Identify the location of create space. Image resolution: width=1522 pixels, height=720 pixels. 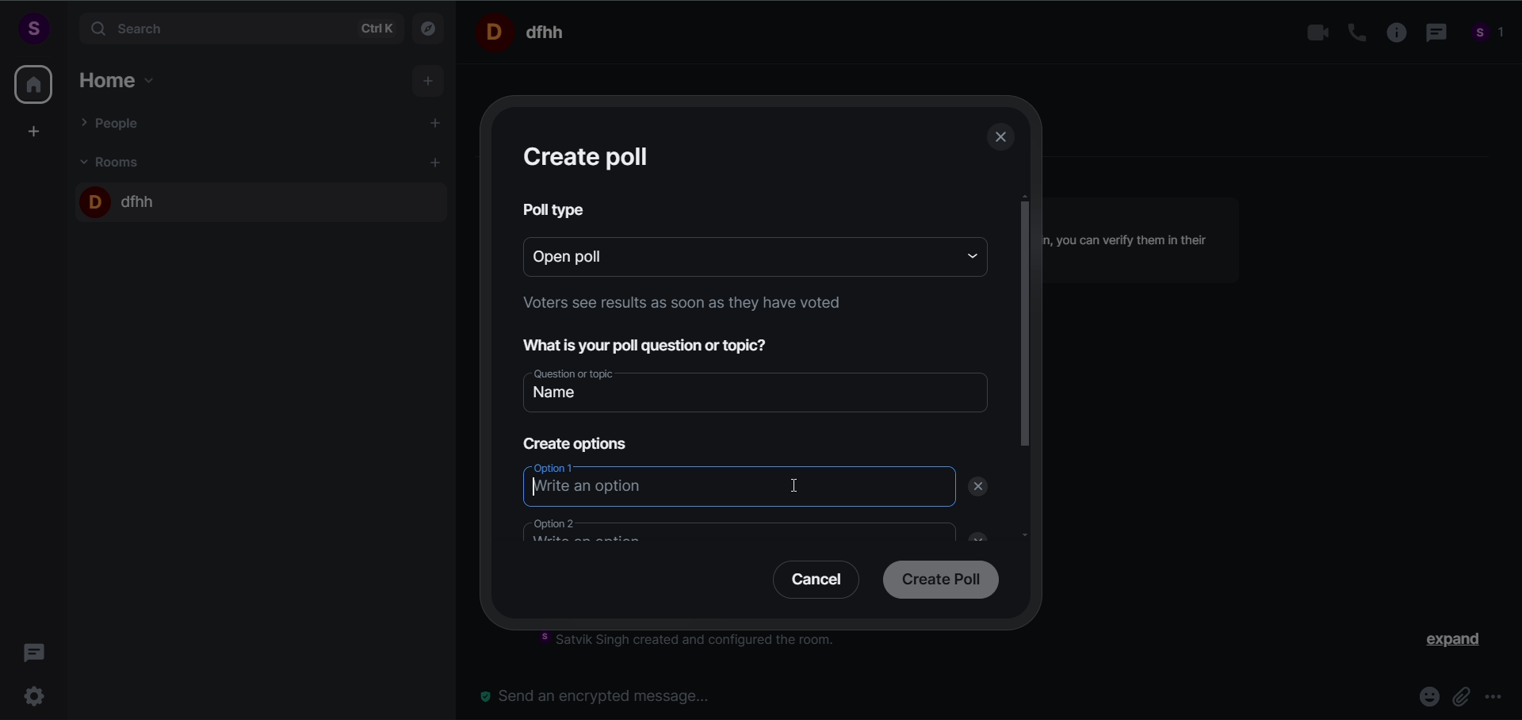
(34, 131).